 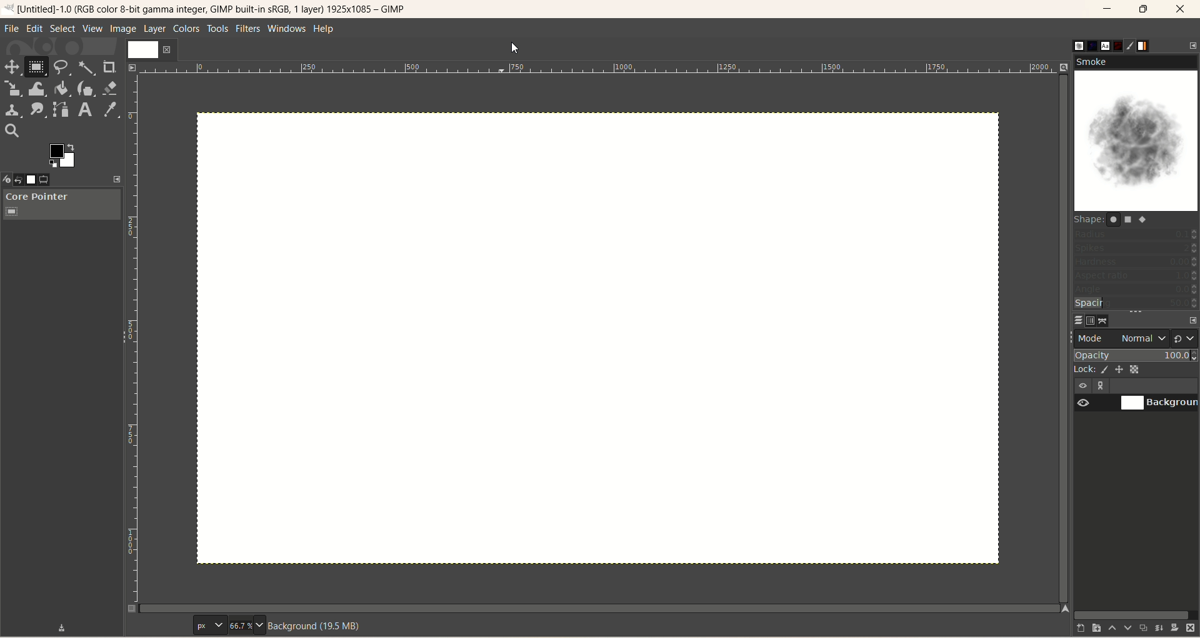 I want to click on cursor, so click(x=514, y=48).